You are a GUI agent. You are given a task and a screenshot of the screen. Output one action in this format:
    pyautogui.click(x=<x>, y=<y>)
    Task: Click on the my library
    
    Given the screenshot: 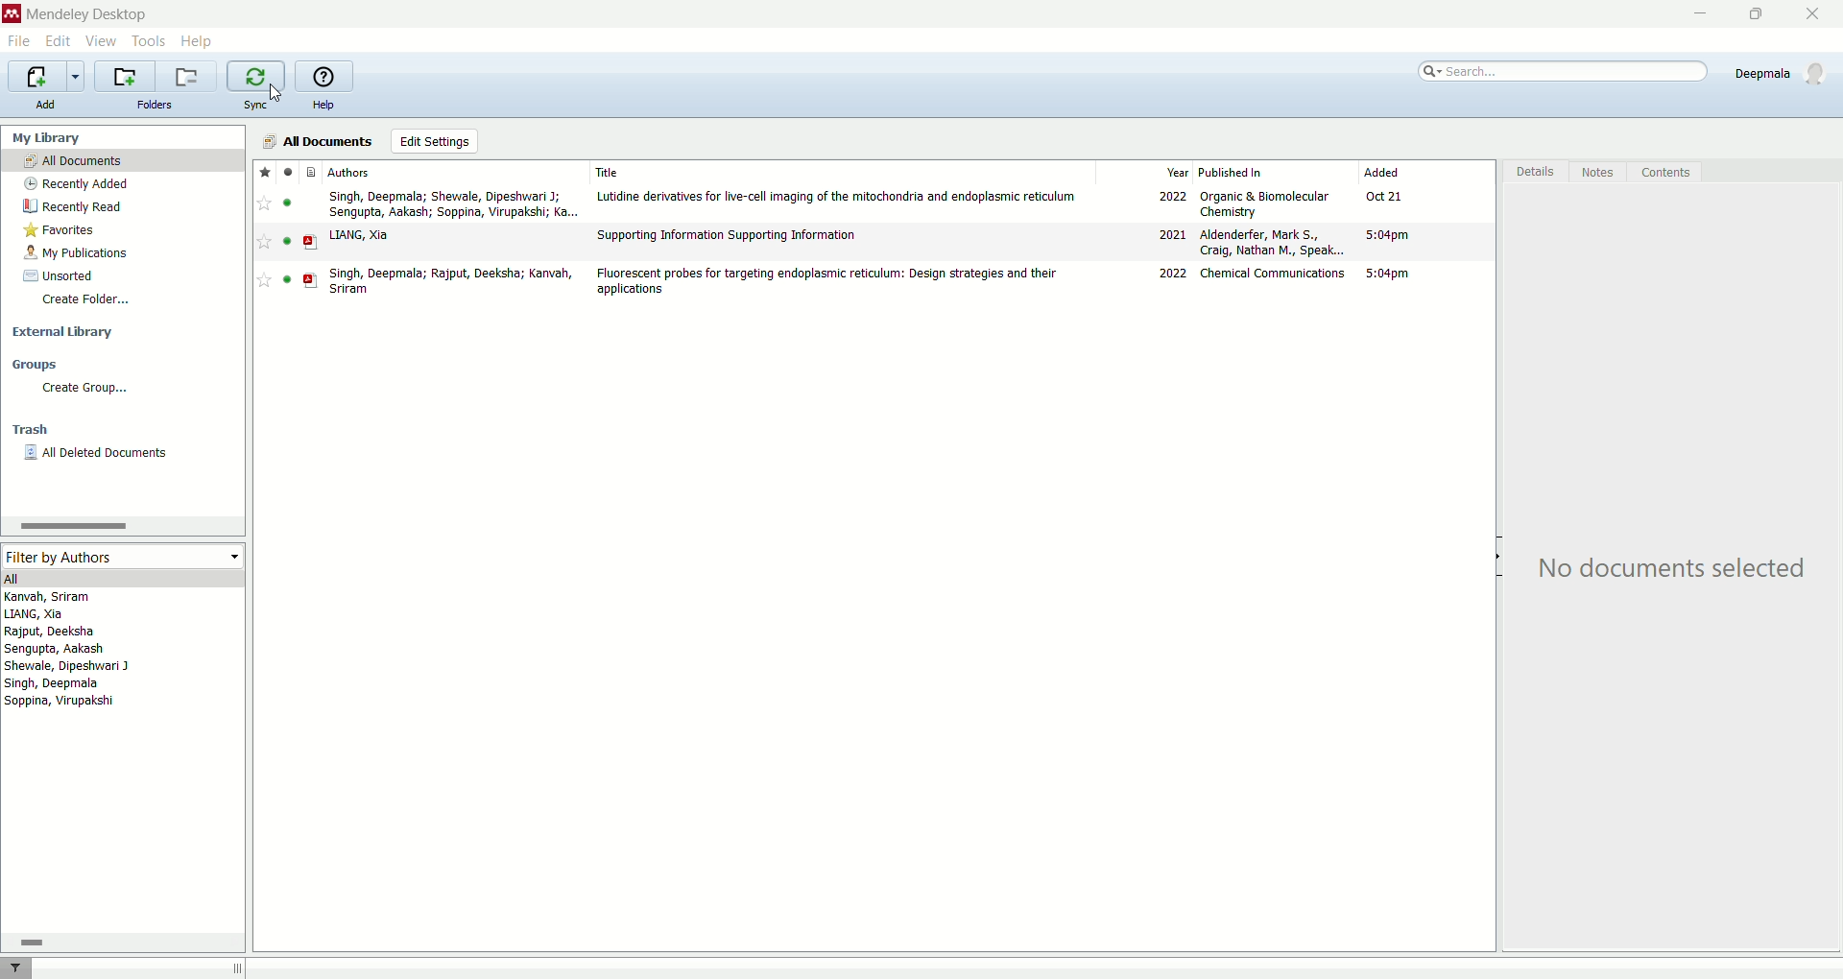 What is the action you would take?
    pyautogui.click(x=46, y=139)
    